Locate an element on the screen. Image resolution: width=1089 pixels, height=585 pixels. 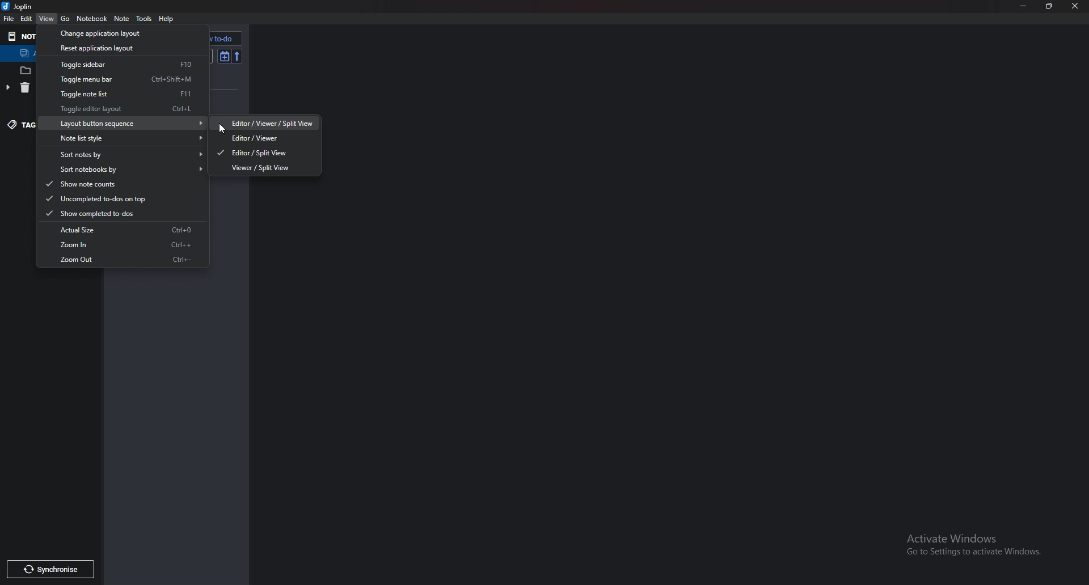
Uncompleted to dos on top is located at coordinates (110, 198).